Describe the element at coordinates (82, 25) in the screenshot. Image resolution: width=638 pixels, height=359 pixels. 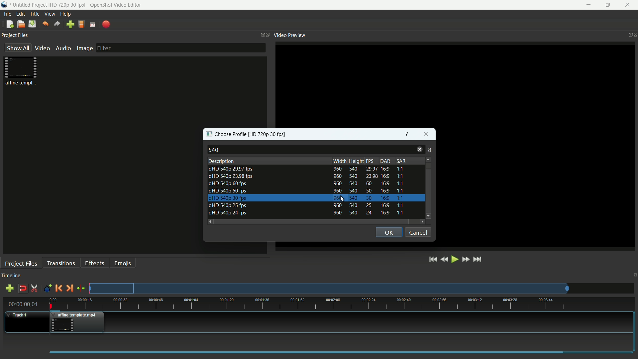
I see `profile` at that location.